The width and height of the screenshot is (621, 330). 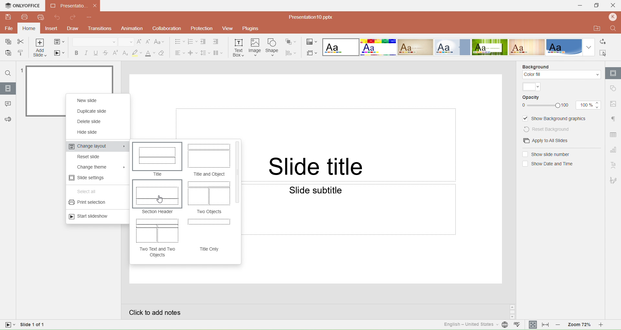 I want to click on Basic, so click(x=378, y=47).